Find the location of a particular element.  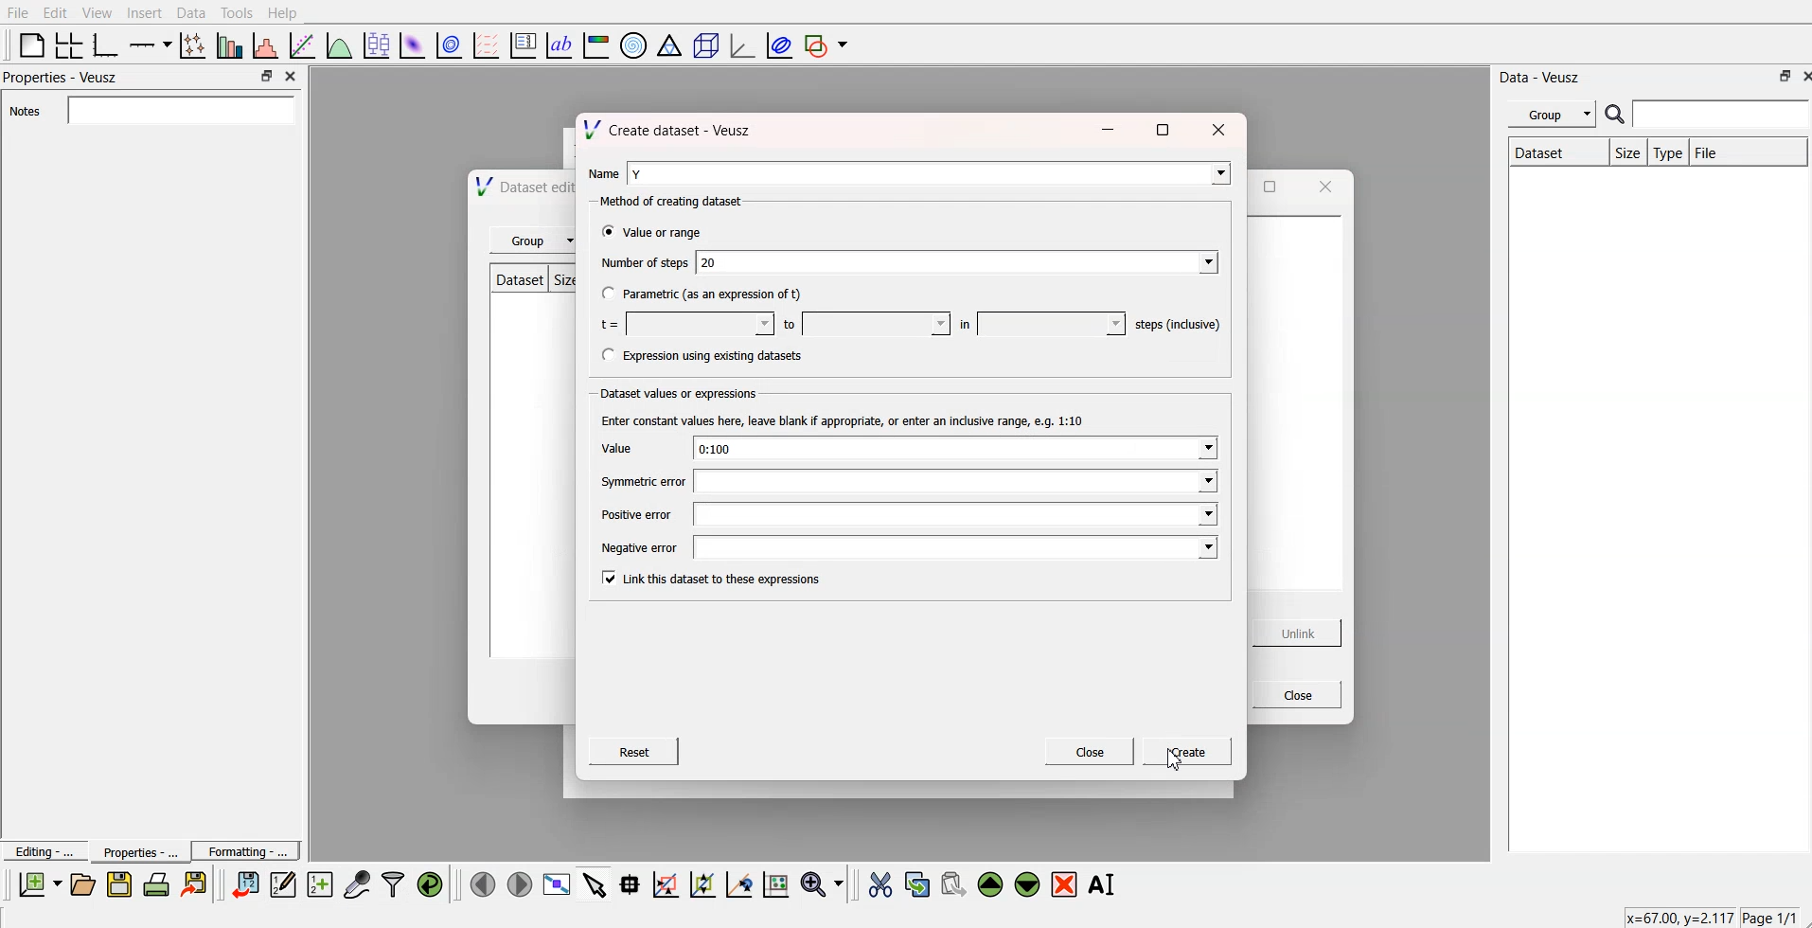

Data - Veusz is located at coordinates (1547, 76).